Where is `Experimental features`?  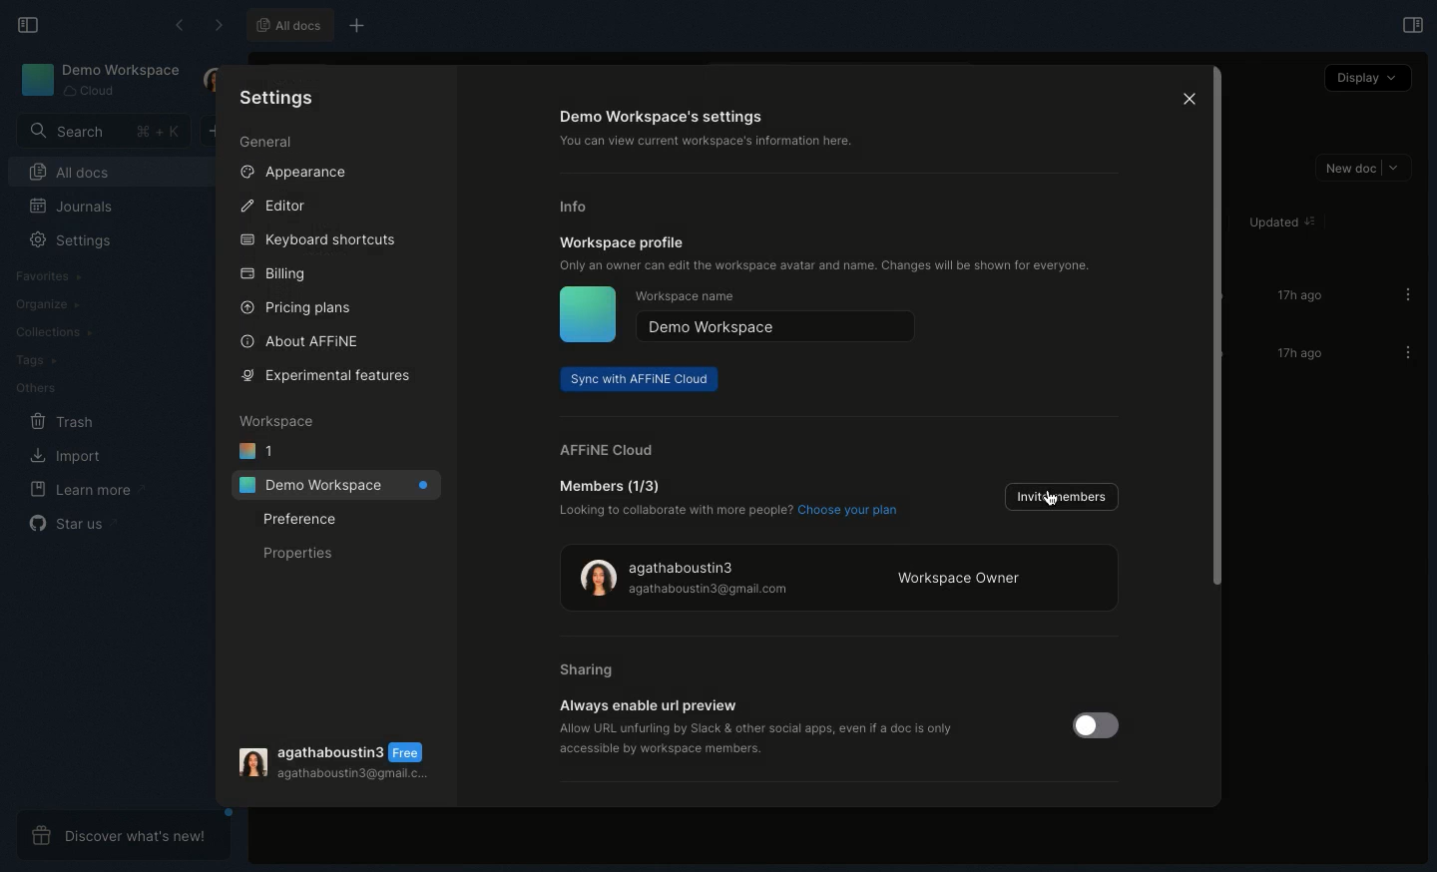
Experimental features is located at coordinates (326, 376).